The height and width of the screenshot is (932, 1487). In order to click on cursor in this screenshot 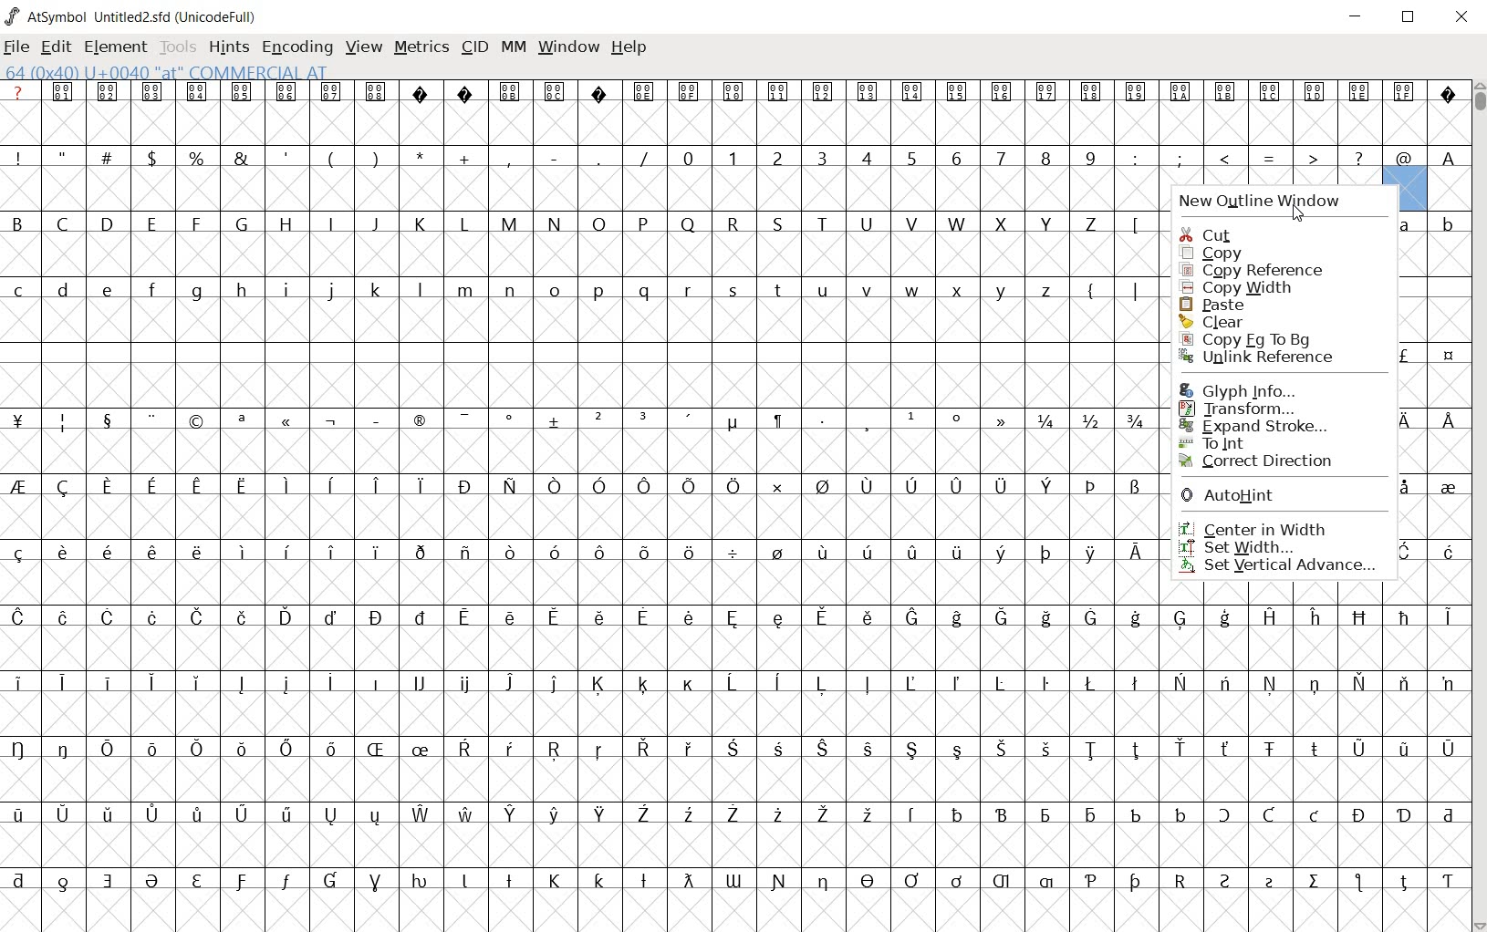, I will do `click(1298, 214)`.